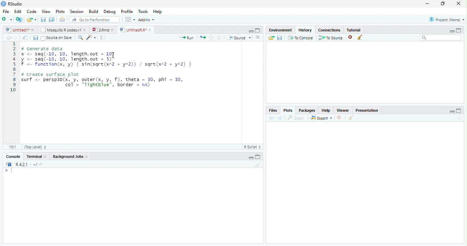 The height and width of the screenshot is (246, 467). Describe the element at coordinates (43, 19) in the screenshot. I see `Save current document` at that location.